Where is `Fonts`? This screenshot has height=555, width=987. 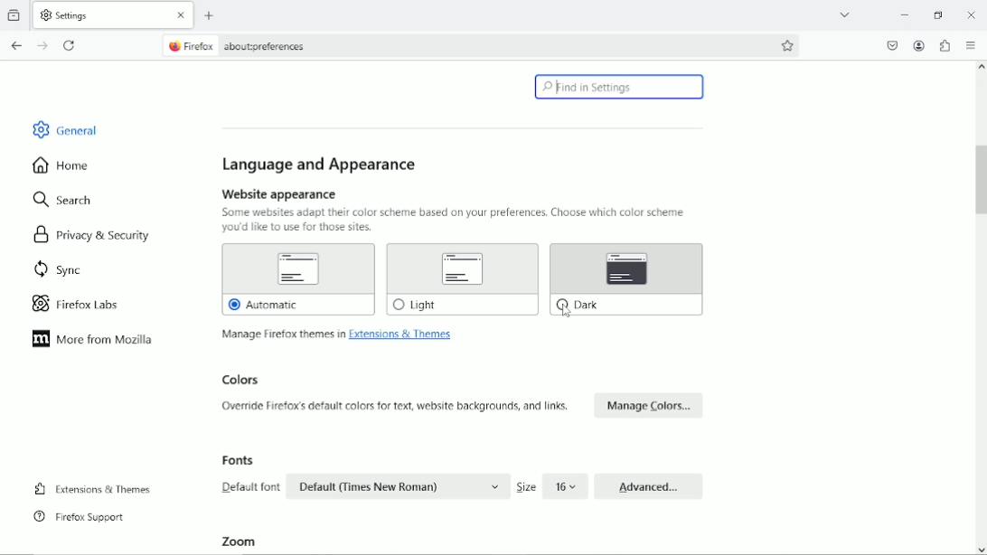
Fonts is located at coordinates (462, 476).